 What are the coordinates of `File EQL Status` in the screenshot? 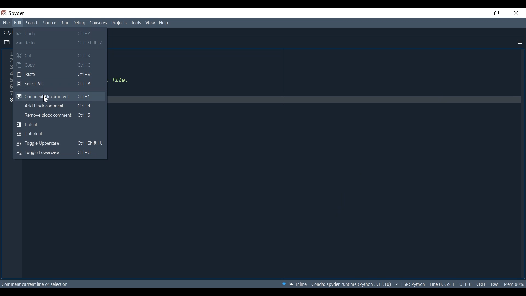 It's located at (481, 284).